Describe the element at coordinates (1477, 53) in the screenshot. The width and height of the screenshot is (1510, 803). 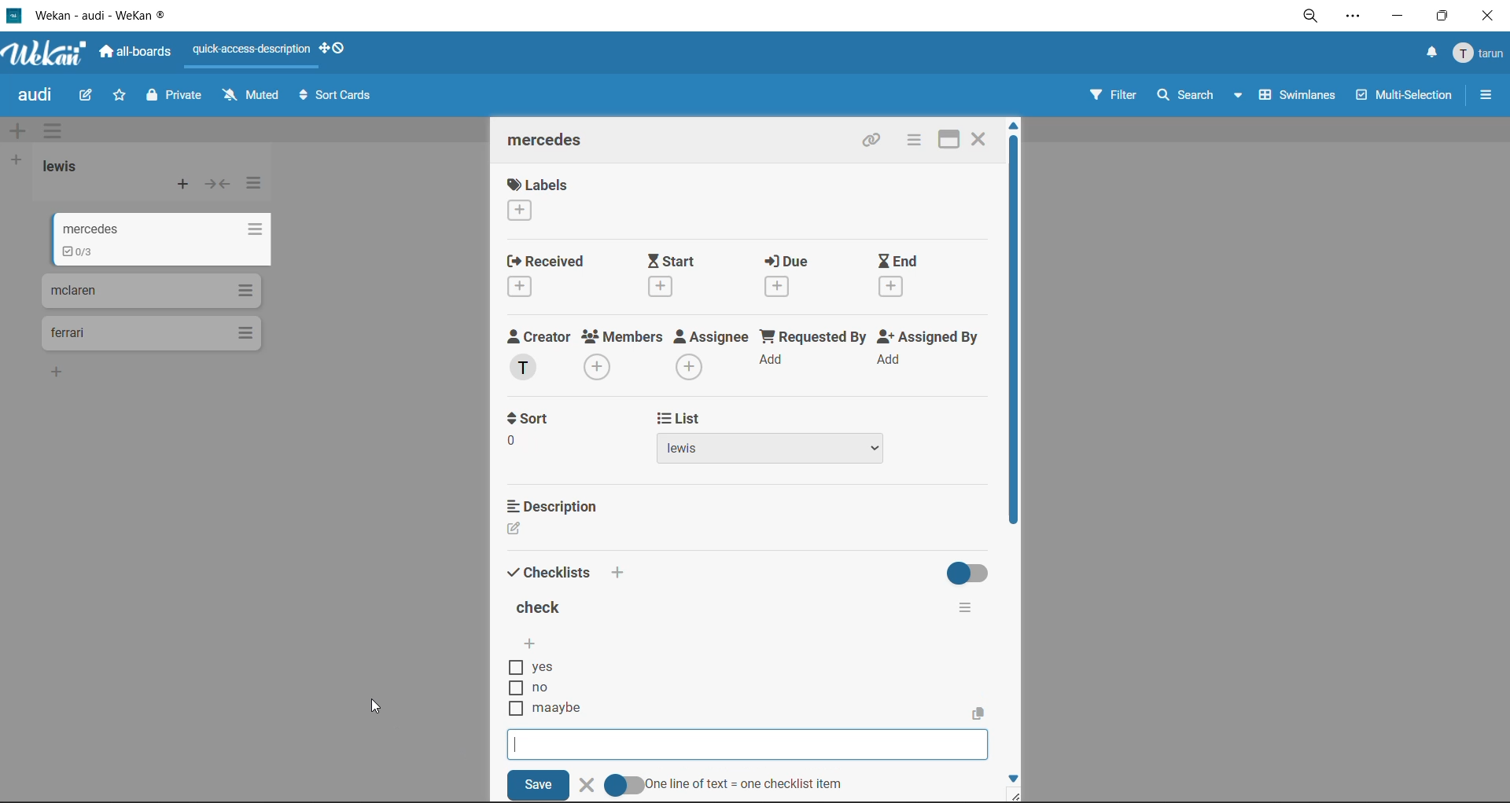
I see `menu` at that location.